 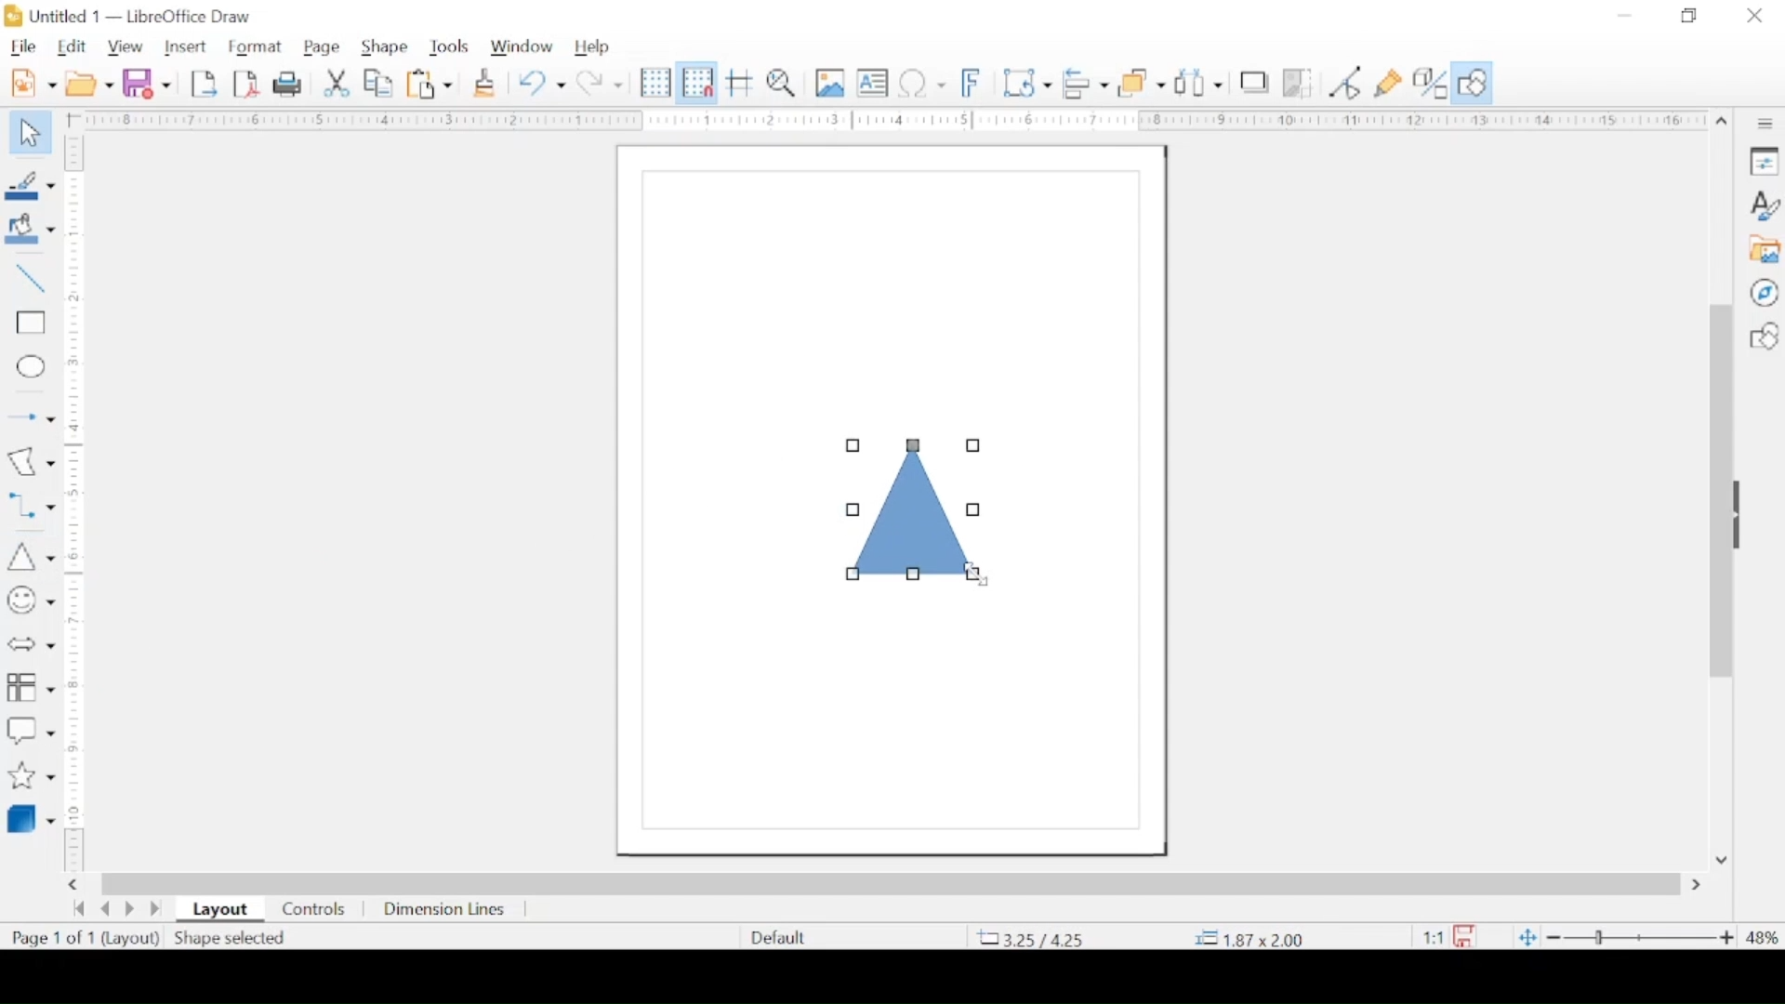 What do you see at coordinates (973, 82) in the screenshot?
I see `insert fontwork text` at bounding box center [973, 82].